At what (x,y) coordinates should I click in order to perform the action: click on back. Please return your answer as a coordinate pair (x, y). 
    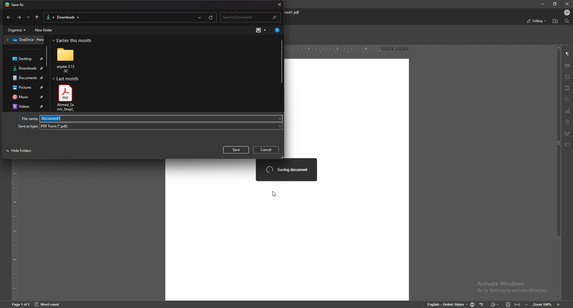
    Looking at the image, I should click on (10, 18).